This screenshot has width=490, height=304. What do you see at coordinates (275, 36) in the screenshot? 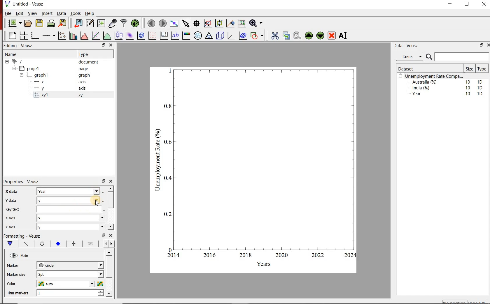
I see `cut the widgets` at bounding box center [275, 36].